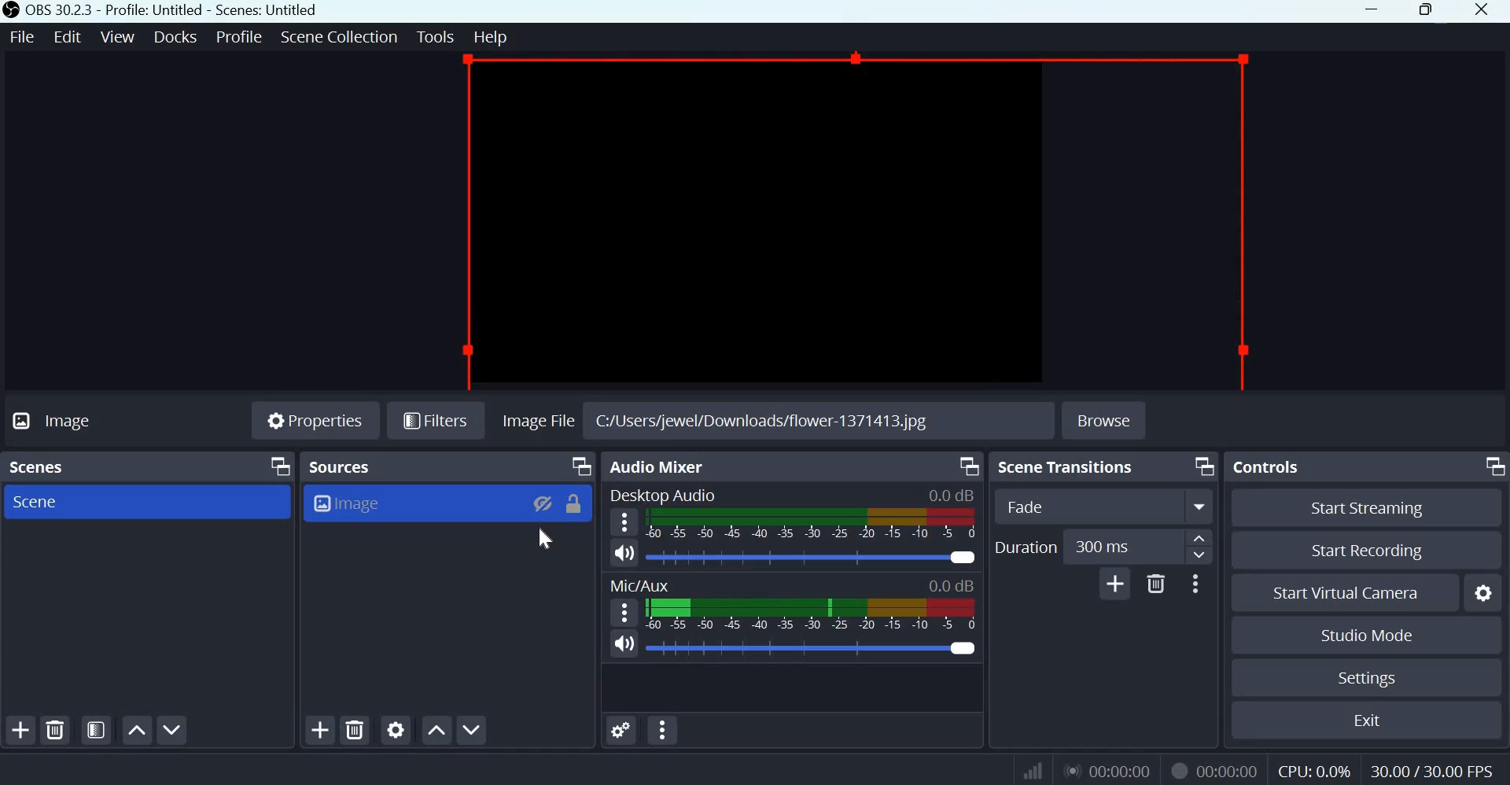 The image size is (1510, 785). What do you see at coordinates (1369, 11) in the screenshot?
I see `Minimize` at bounding box center [1369, 11].